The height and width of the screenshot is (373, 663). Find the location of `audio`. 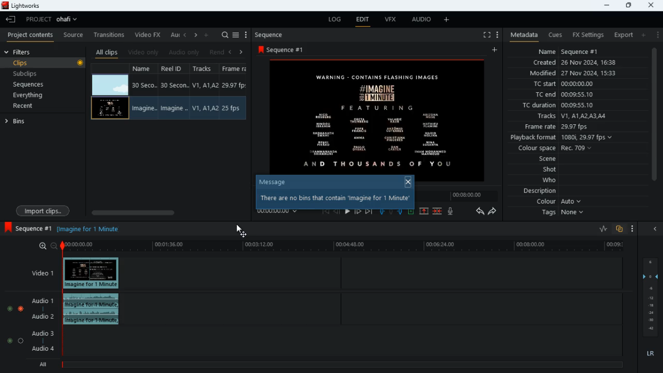

audio is located at coordinates (422, 21).